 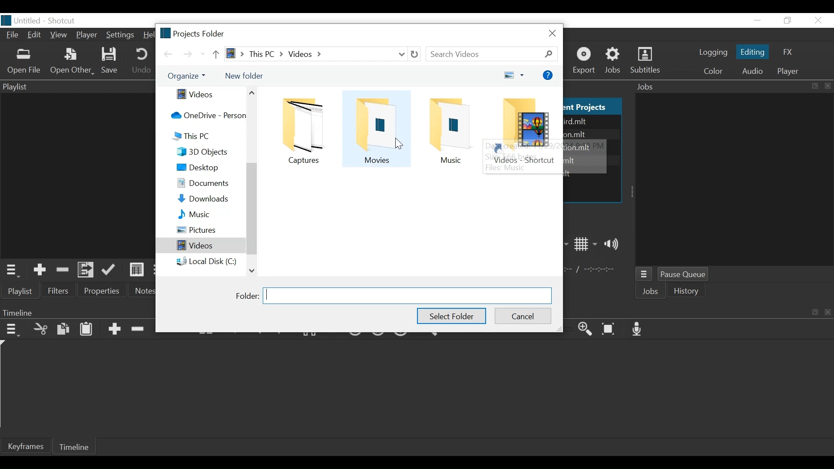 What do you see at coordinates (735, 180) in the screenshot?
I see `Jobs Panel` at bounding box center [735, 180].